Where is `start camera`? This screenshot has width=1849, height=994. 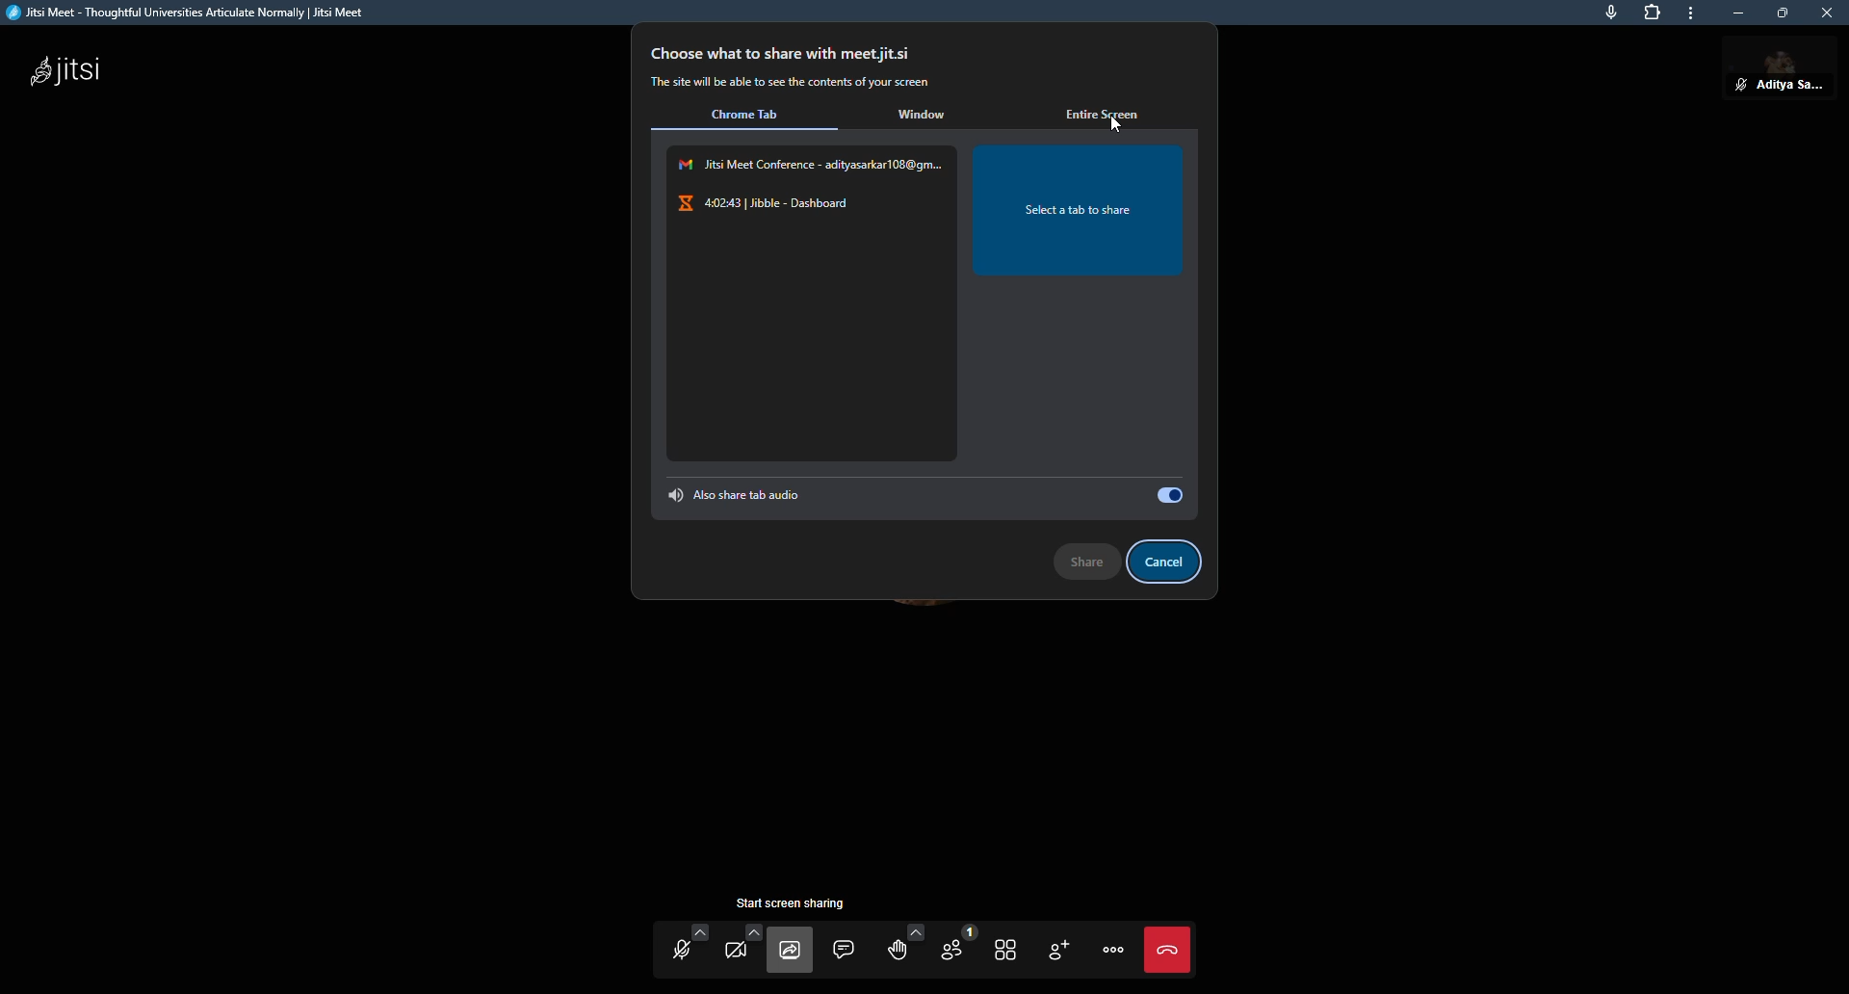
start camera is located at coordinates (741, 952).